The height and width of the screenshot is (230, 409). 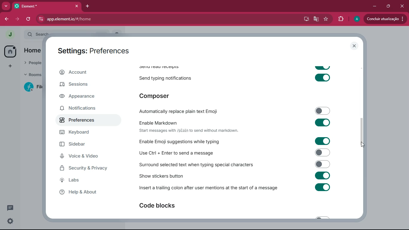 What do you see at coordinates (239, 142) in the screenshot?
I see `enable emoji` at bounding box center [239, 142].